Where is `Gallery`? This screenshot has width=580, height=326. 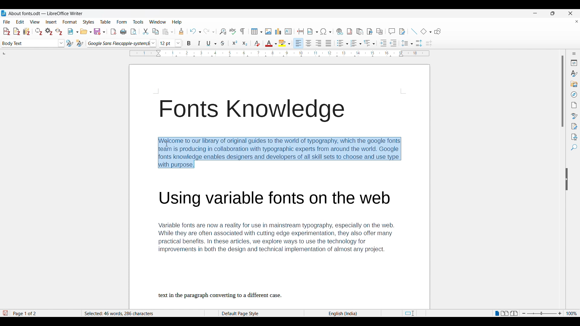
Gallery is located at coordinates (574, 84).